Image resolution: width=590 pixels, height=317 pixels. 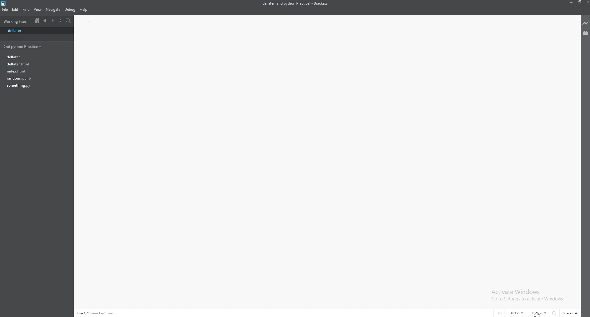 What do you see at coordinates (586, 33) in the screenshot?
I see `extension manager` at bounding box center [586, 33].